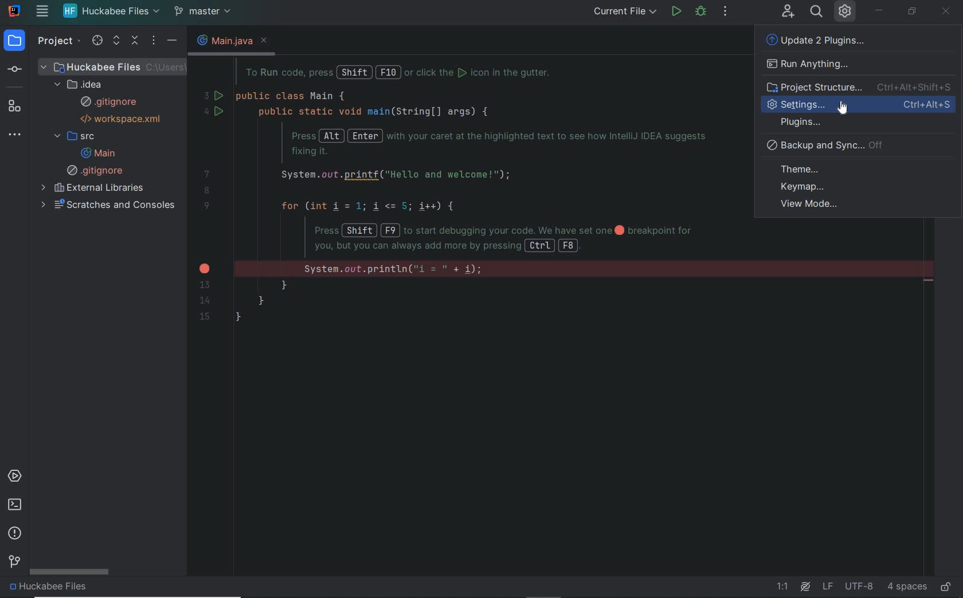 The height and width of the screenshot is (598, 963). What do you see at coordinates (817, 13) in the screenshot?
I see `search everywhere` at bounding box center [817, 13].